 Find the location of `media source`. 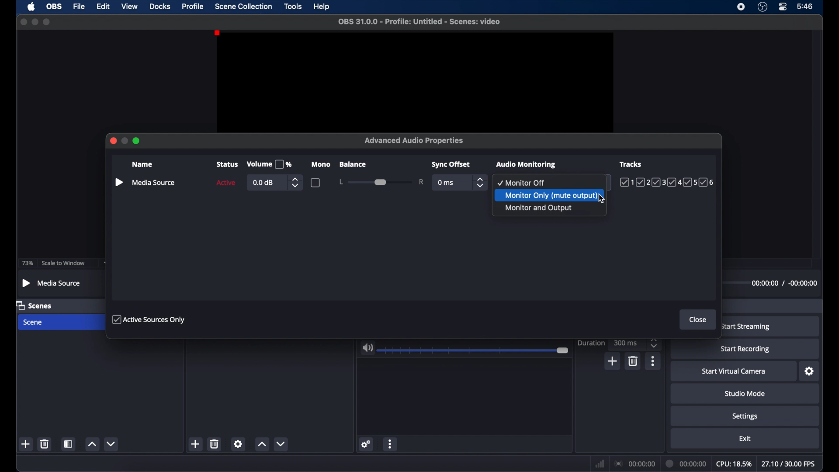

media source is located at coordinates (154, 182).